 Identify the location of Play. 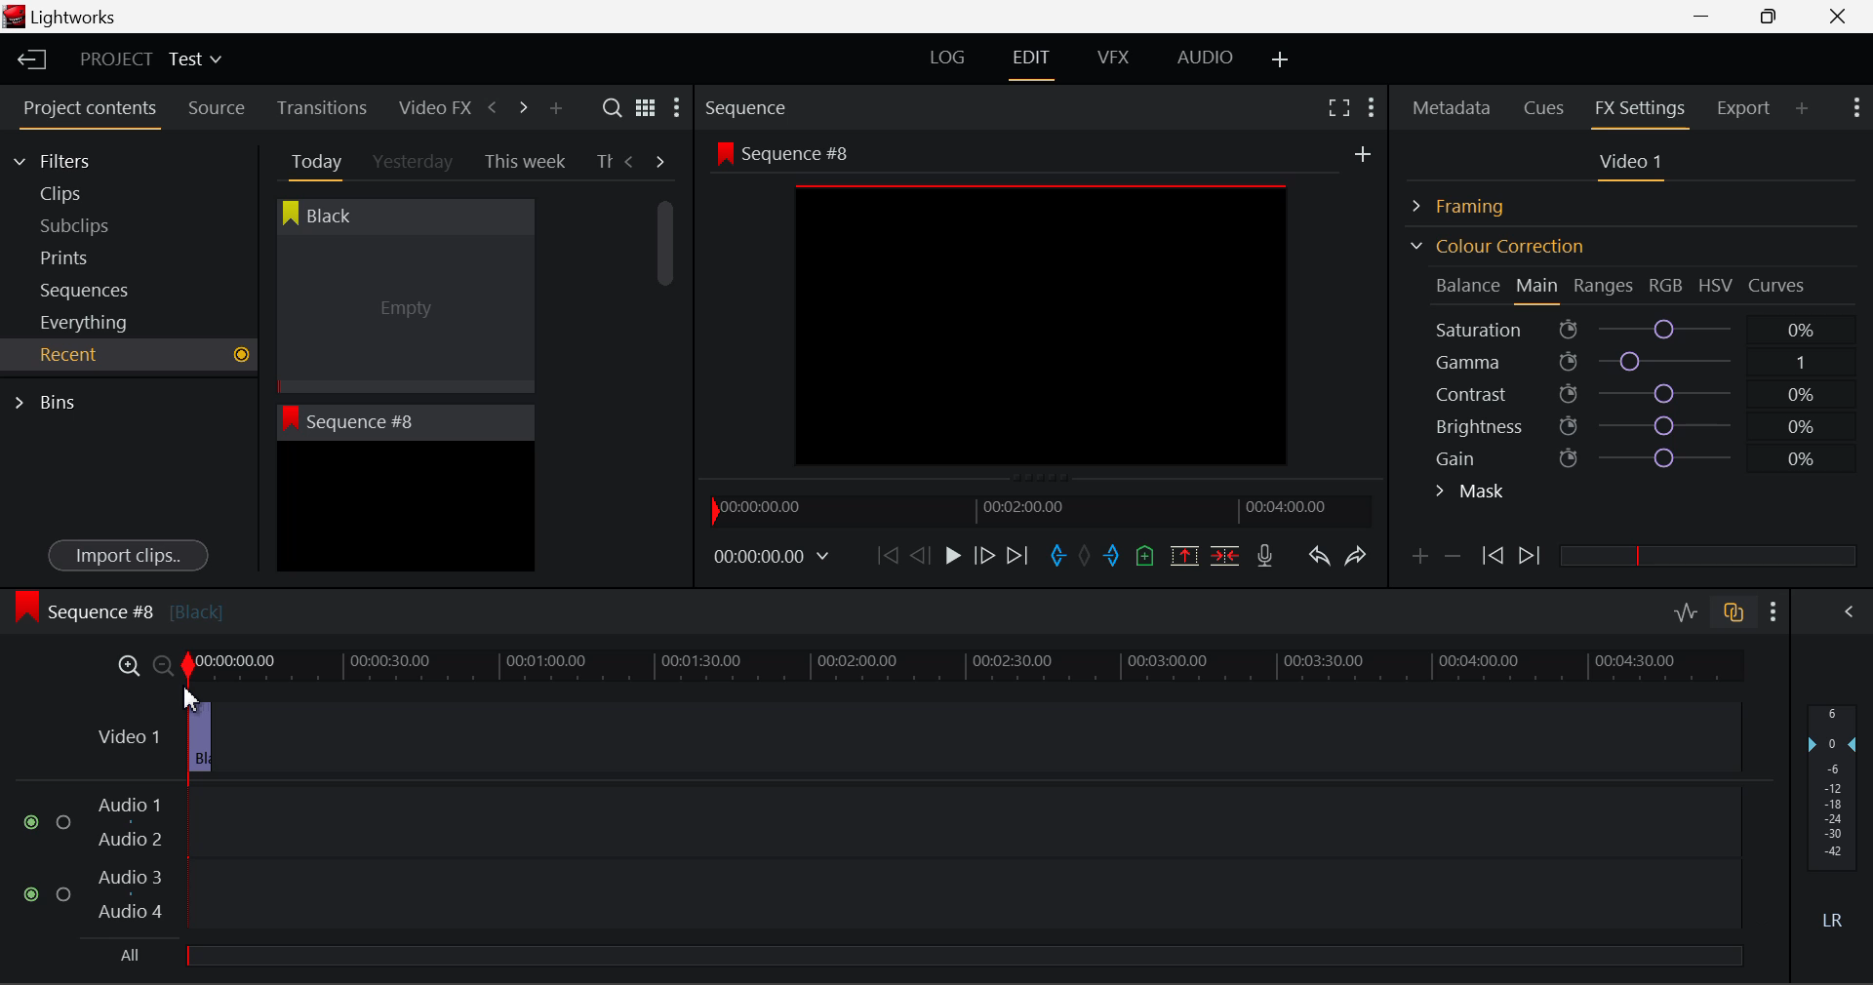
(950, 557).